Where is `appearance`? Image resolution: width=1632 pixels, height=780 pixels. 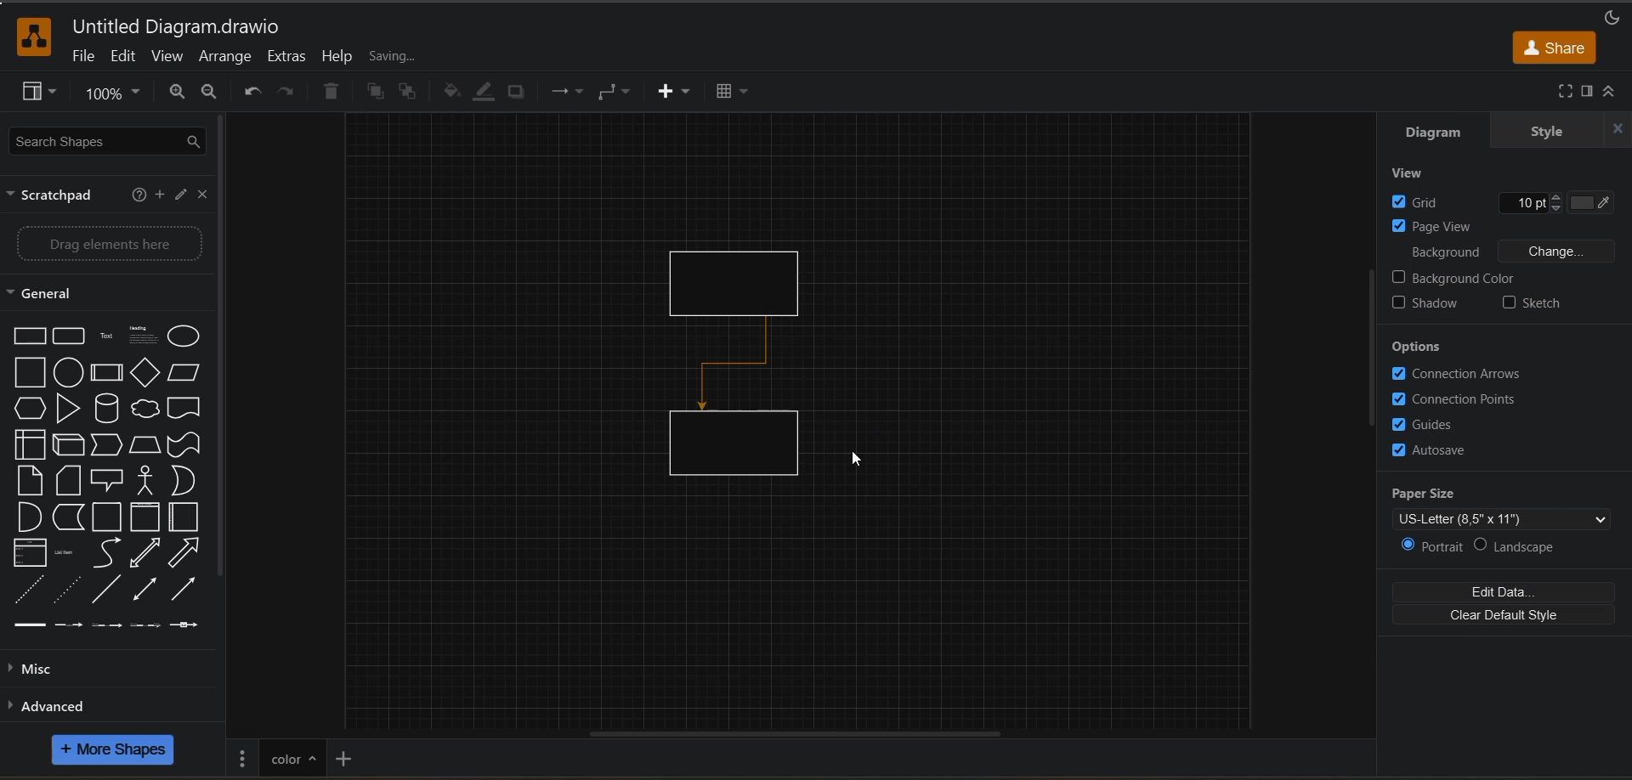 appearance is located at coordinates (1610, 14).